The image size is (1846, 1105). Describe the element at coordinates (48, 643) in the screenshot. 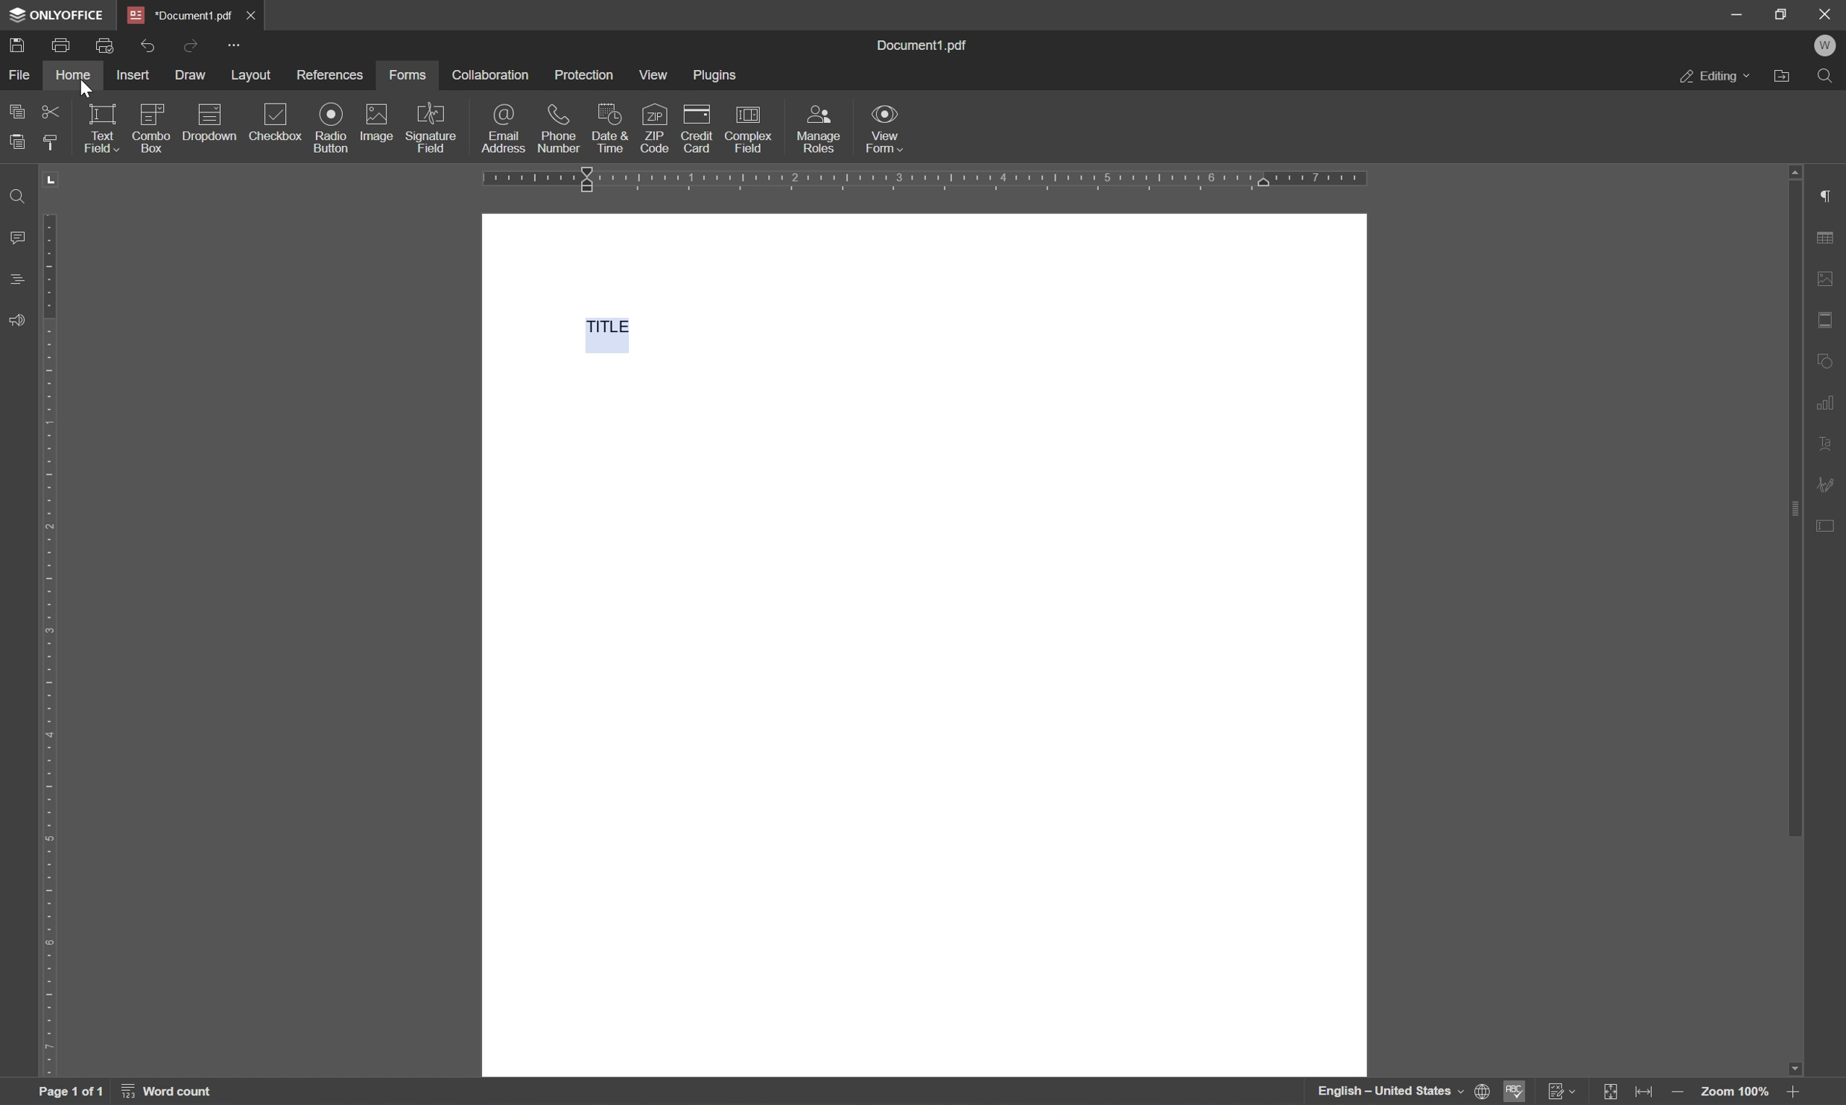

I see `ruler` at that location.